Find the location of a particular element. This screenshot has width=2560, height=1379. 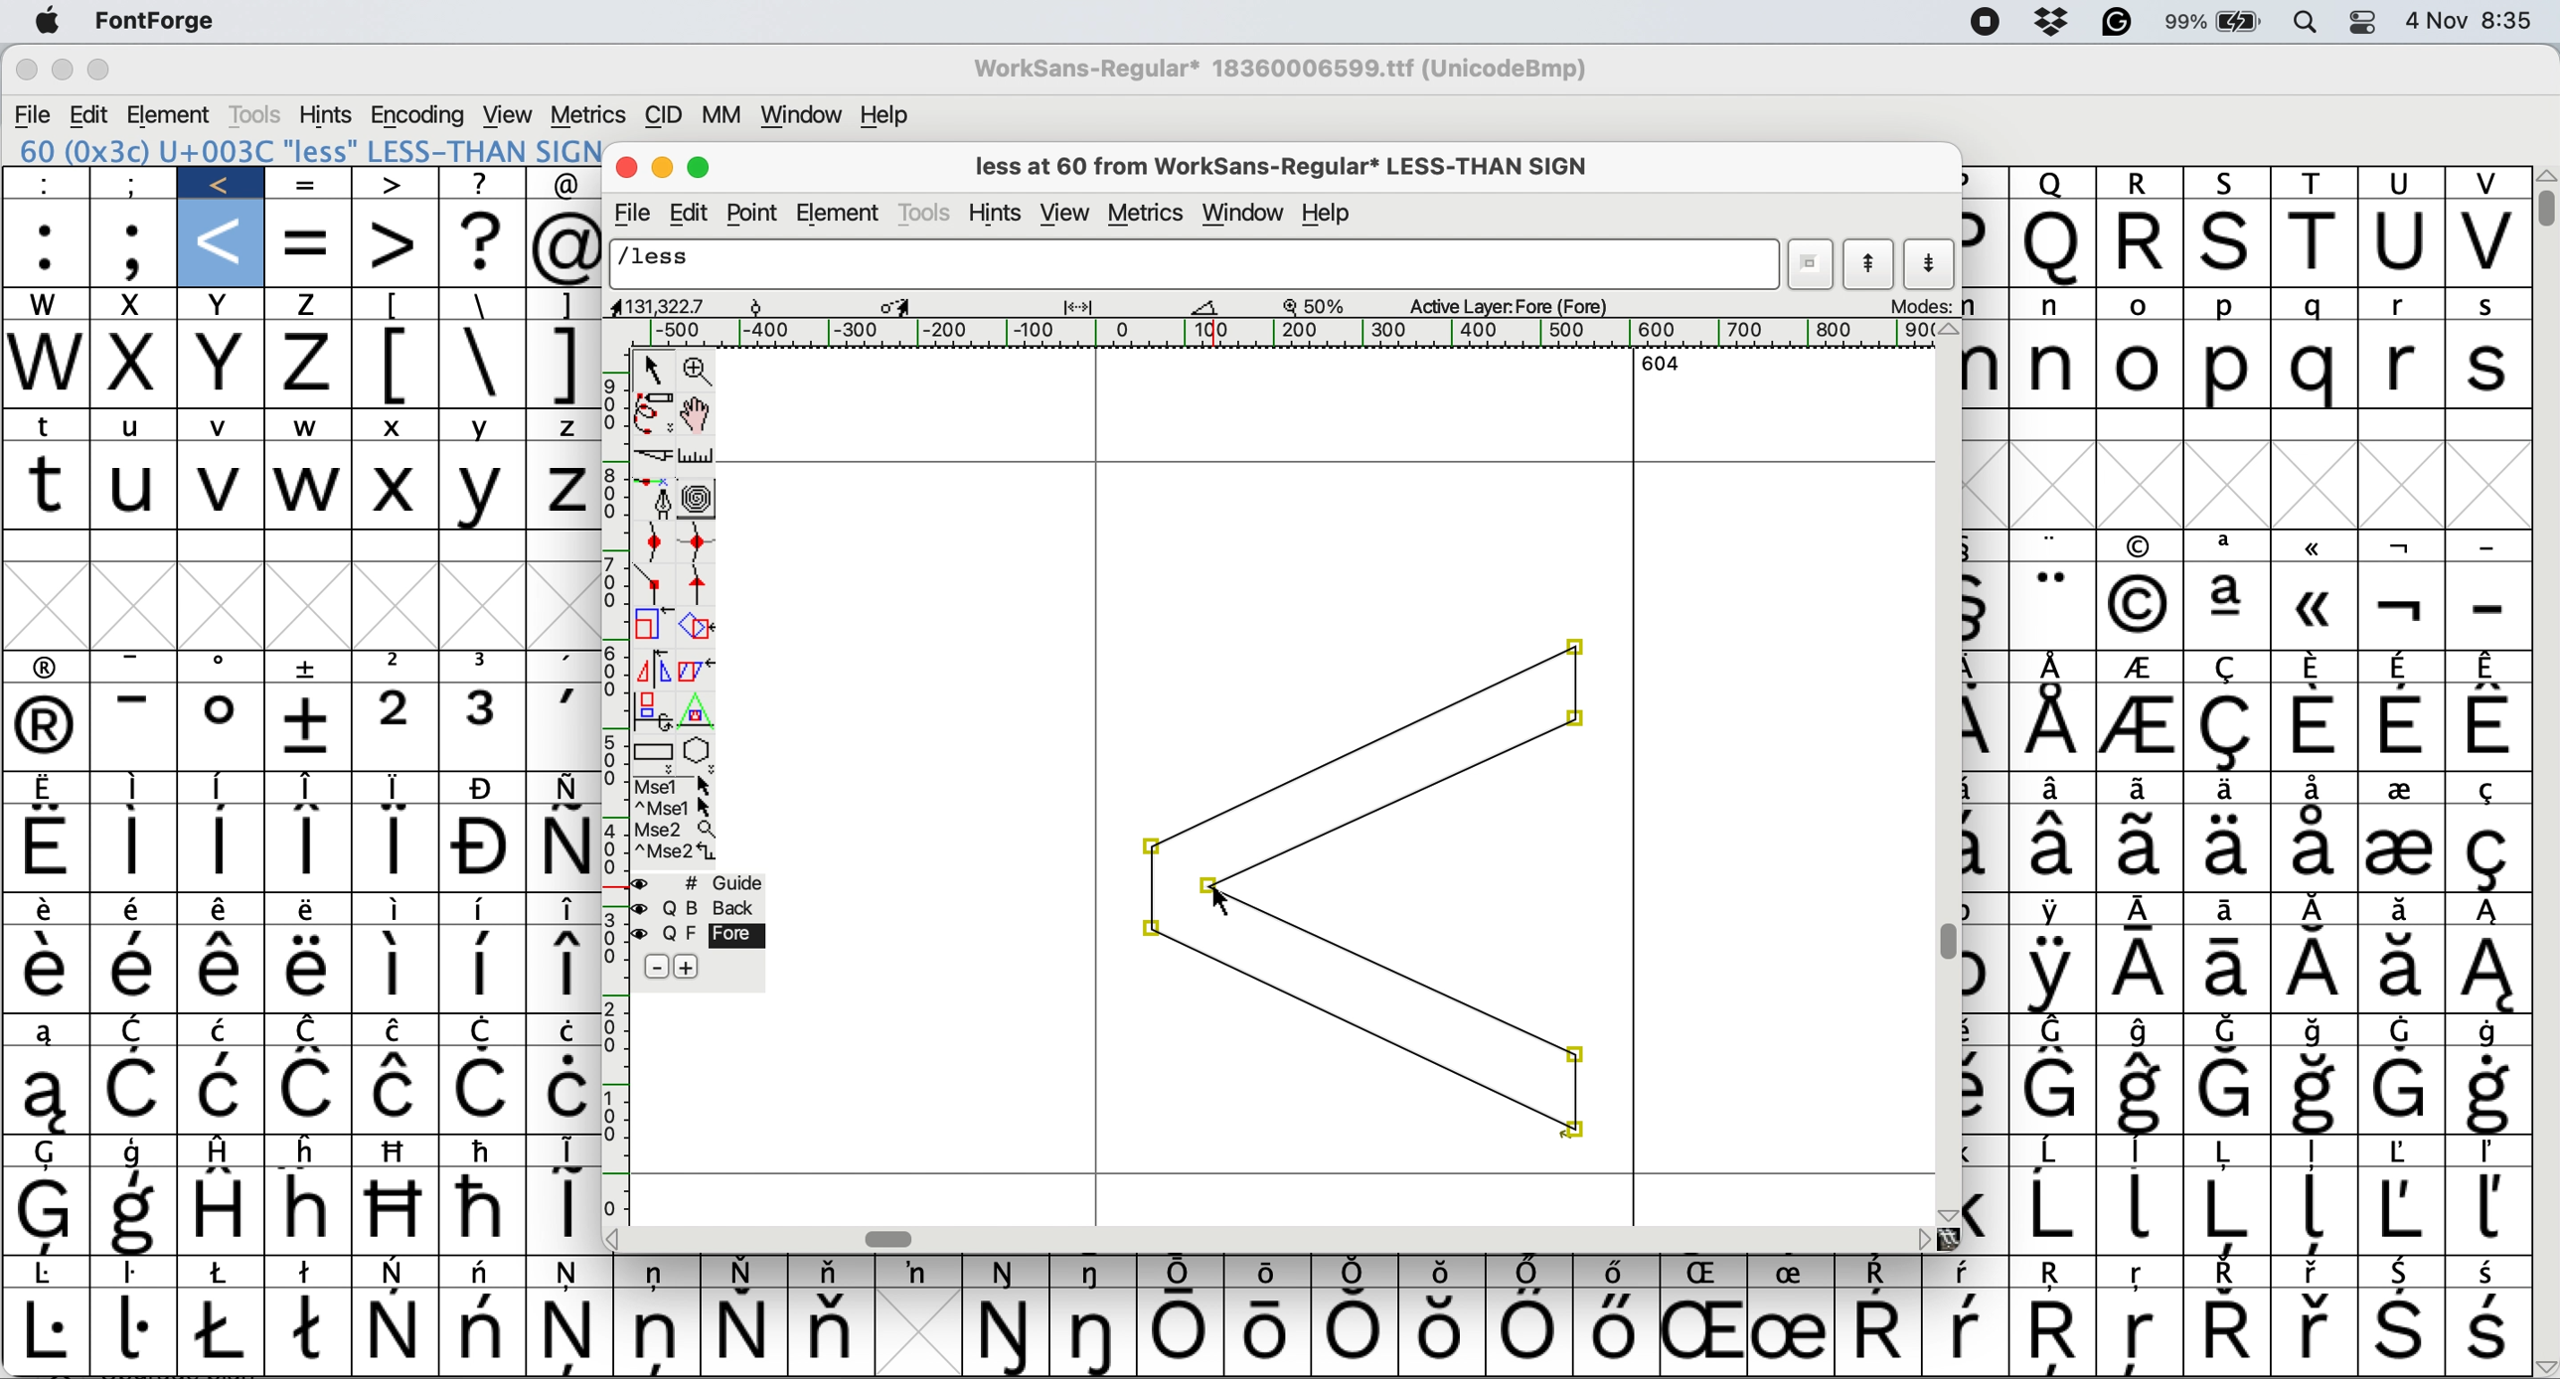

Symbol is located at coordinates (50, 730).